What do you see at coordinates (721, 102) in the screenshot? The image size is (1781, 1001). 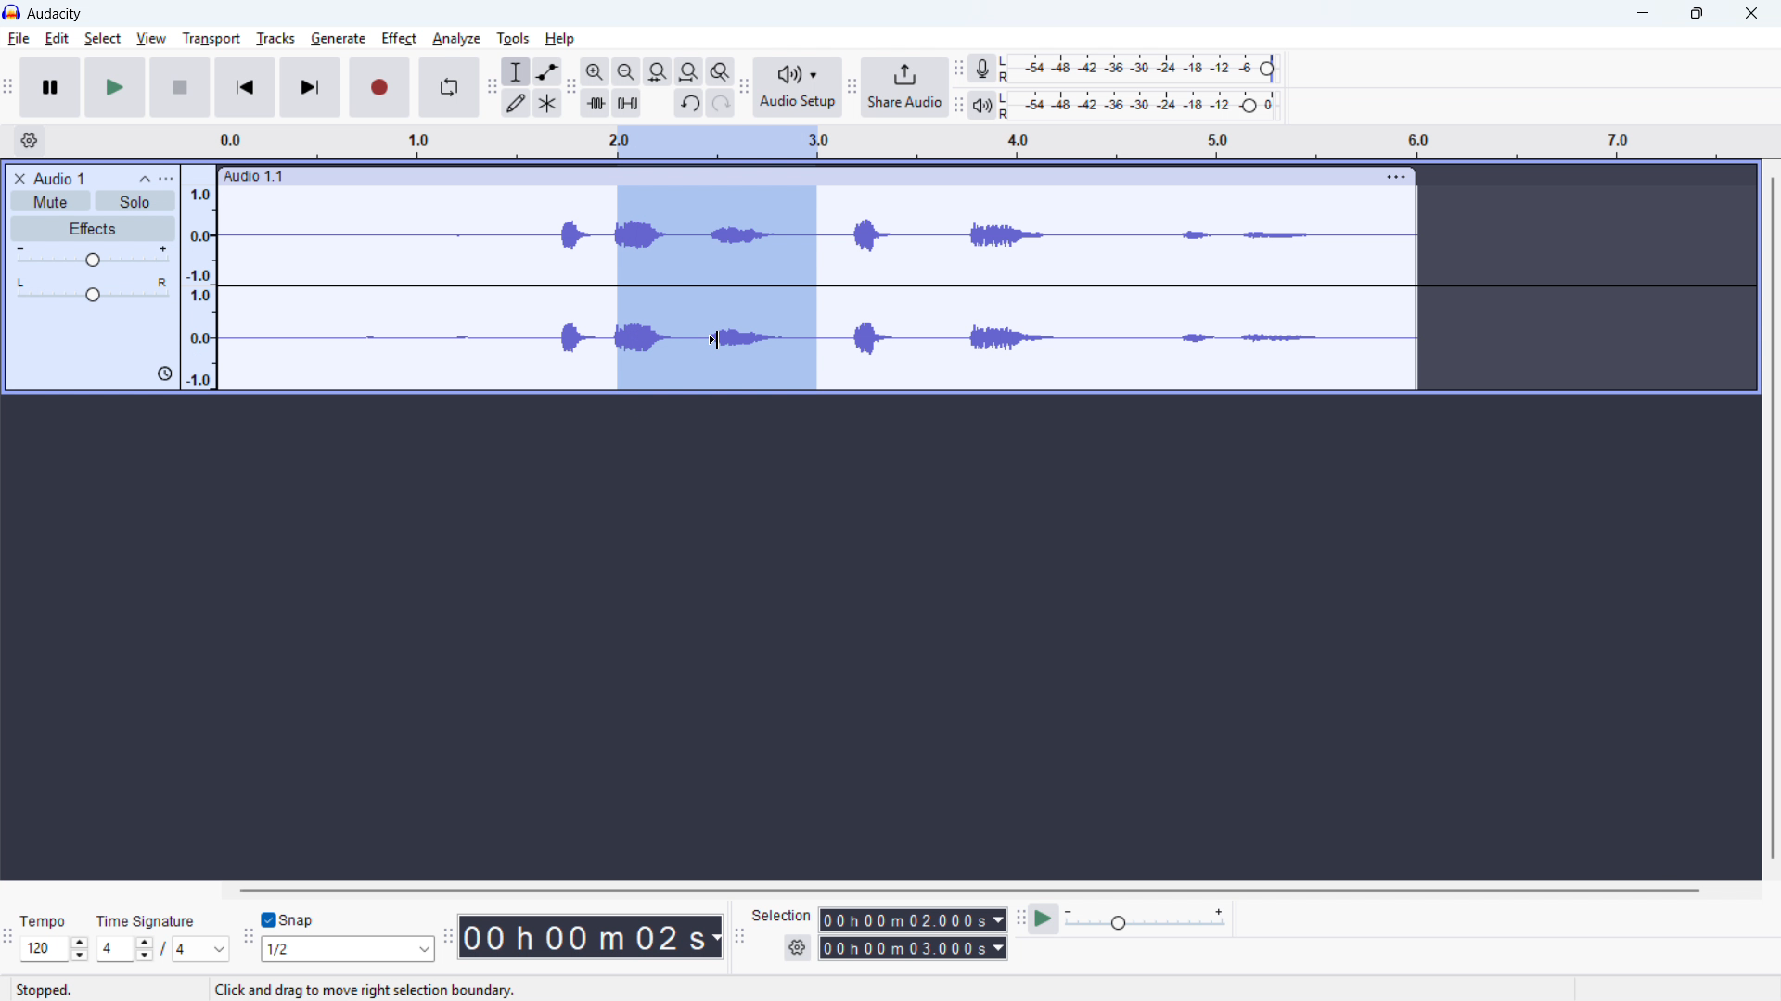 I see `redo` at bounding box center [721, 102].